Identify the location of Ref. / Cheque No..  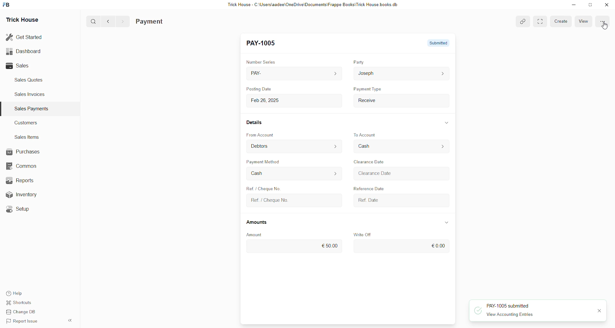
(263, 188).